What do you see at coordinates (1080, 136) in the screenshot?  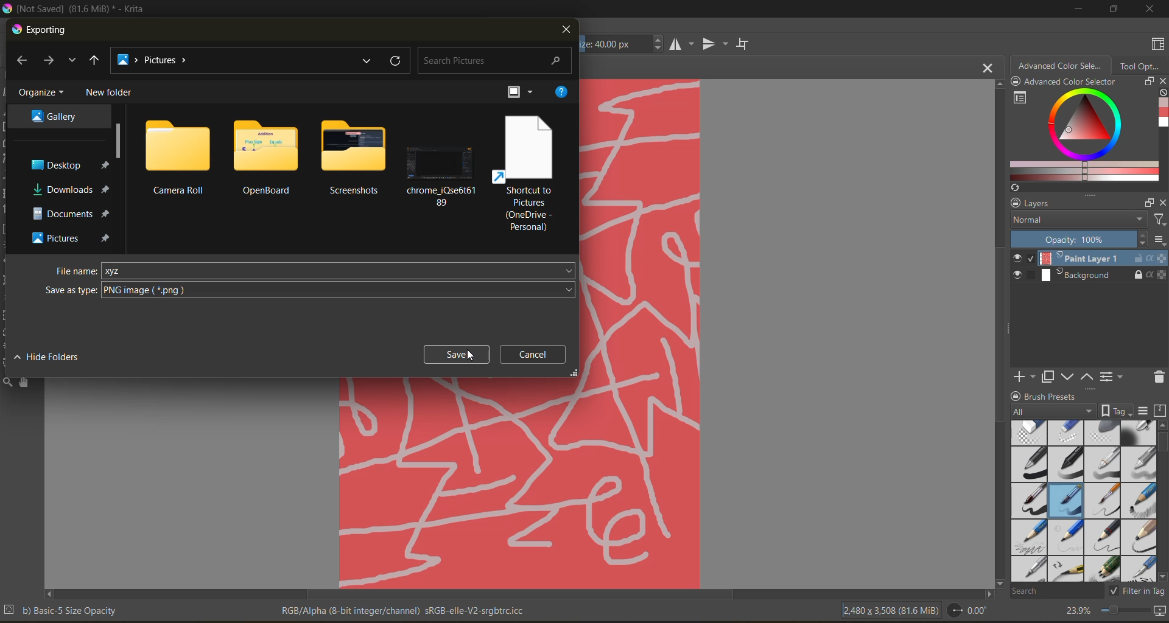 I see `advanced color selector` at bounding box center [1080, 136].